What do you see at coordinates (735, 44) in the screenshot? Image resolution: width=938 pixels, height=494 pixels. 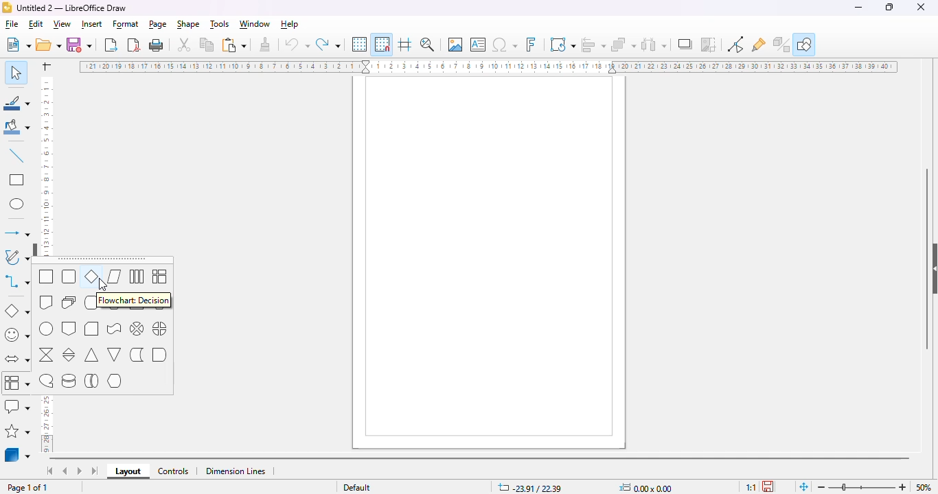 I see `toggle point edit mode` at bounding box center [735, 44].